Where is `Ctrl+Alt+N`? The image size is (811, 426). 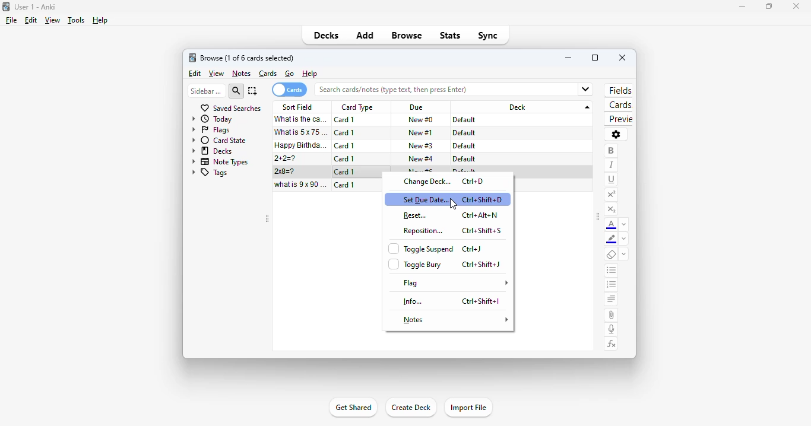 Ctrl+Alt+N is located at coordinates (480, 215).